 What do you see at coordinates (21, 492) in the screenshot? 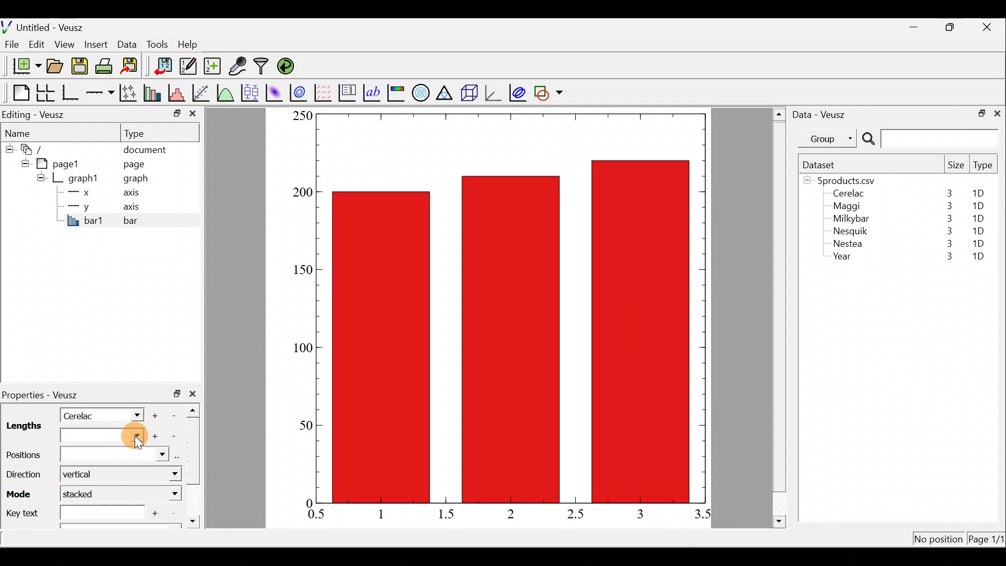
I see `Mode` at bounding box center [21, 492].